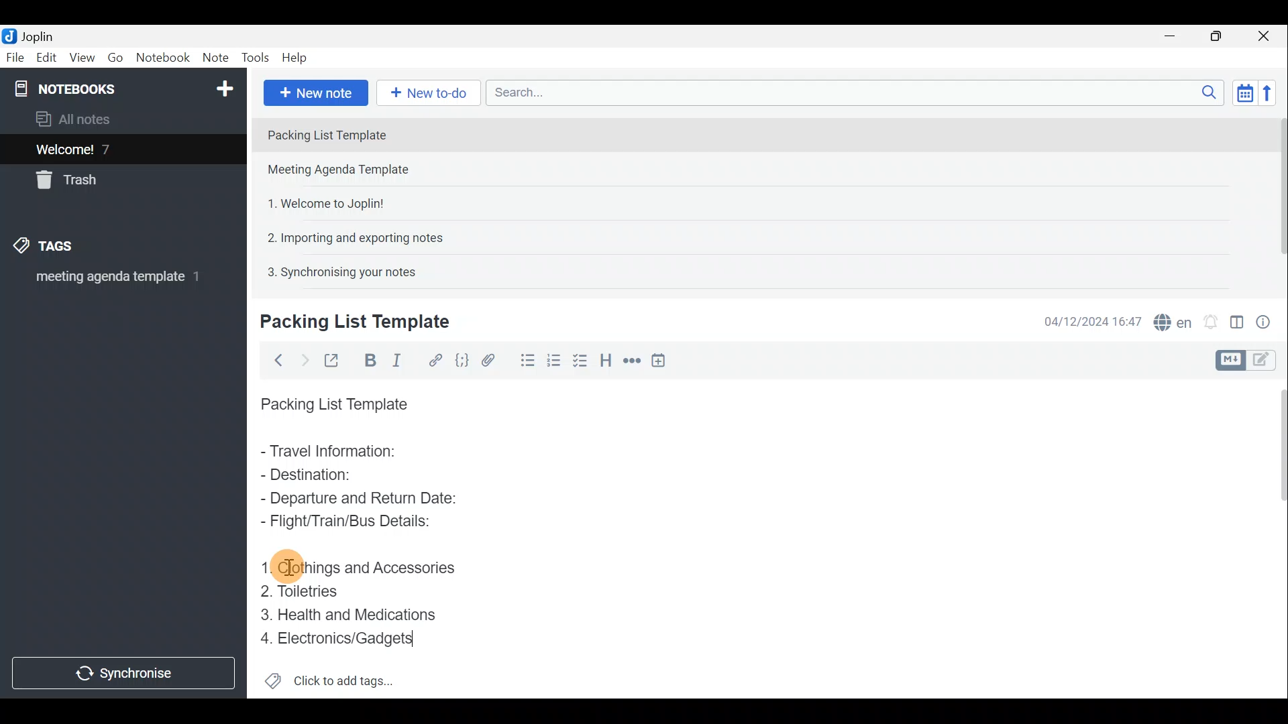 This screenshot has height=724, width=1288. What do you see at coordinates (121, 87) in the screenshot?
I see `Notebook` at bounding box center [121, 87].